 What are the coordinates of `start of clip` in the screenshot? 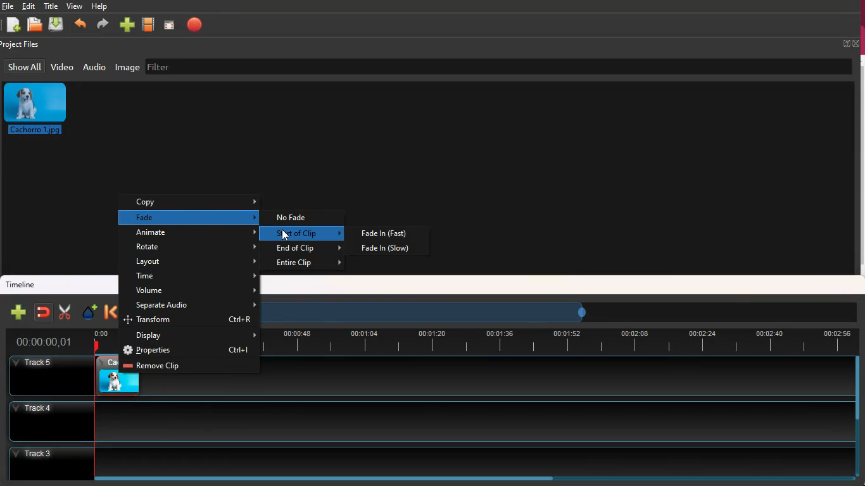 It's located at (309, 234).